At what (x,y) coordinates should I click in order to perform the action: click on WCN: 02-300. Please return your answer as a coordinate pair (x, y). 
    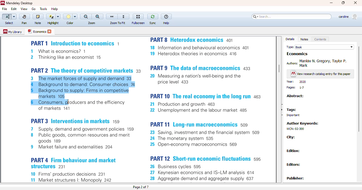
    Looking at the image, I should click on (295, 129).